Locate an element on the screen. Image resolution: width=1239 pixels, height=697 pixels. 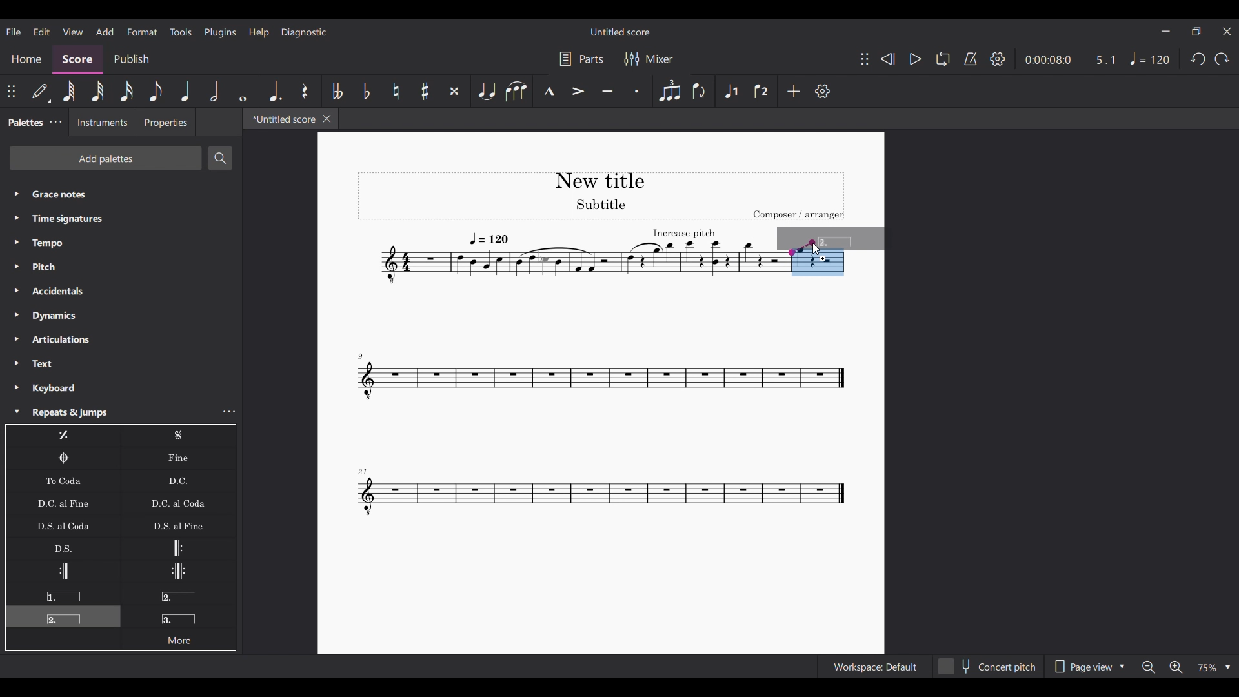
Articulations is located at coordinates (121, 339).